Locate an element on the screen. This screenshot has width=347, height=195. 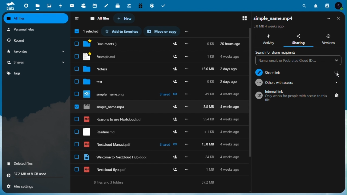
Activity is located at coordinates (61, 5).